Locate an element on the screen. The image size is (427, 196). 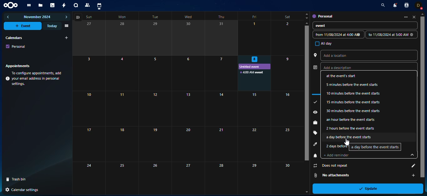
appointments is located at coordinates (19, 66).